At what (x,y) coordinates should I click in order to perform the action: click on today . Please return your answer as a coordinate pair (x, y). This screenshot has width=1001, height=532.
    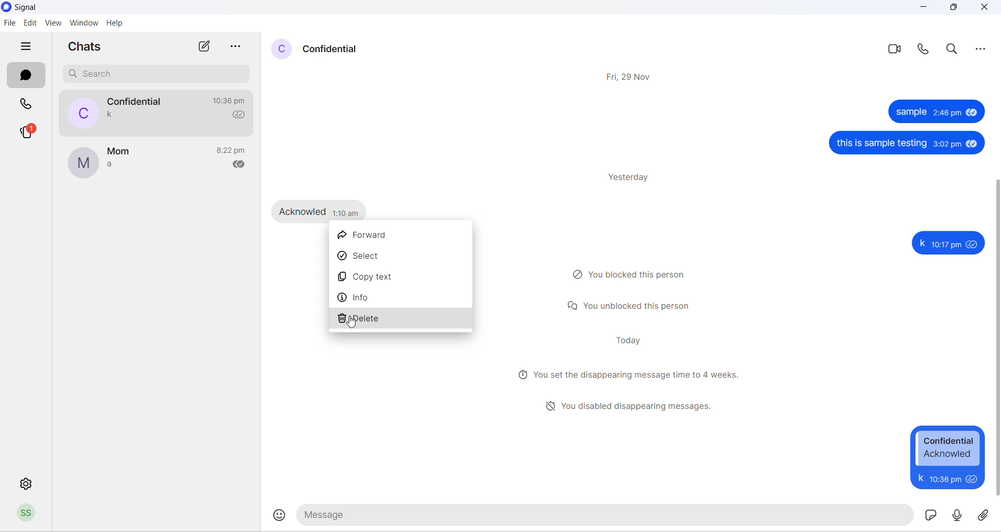
    Looking at the image, I should click on (631, 339).